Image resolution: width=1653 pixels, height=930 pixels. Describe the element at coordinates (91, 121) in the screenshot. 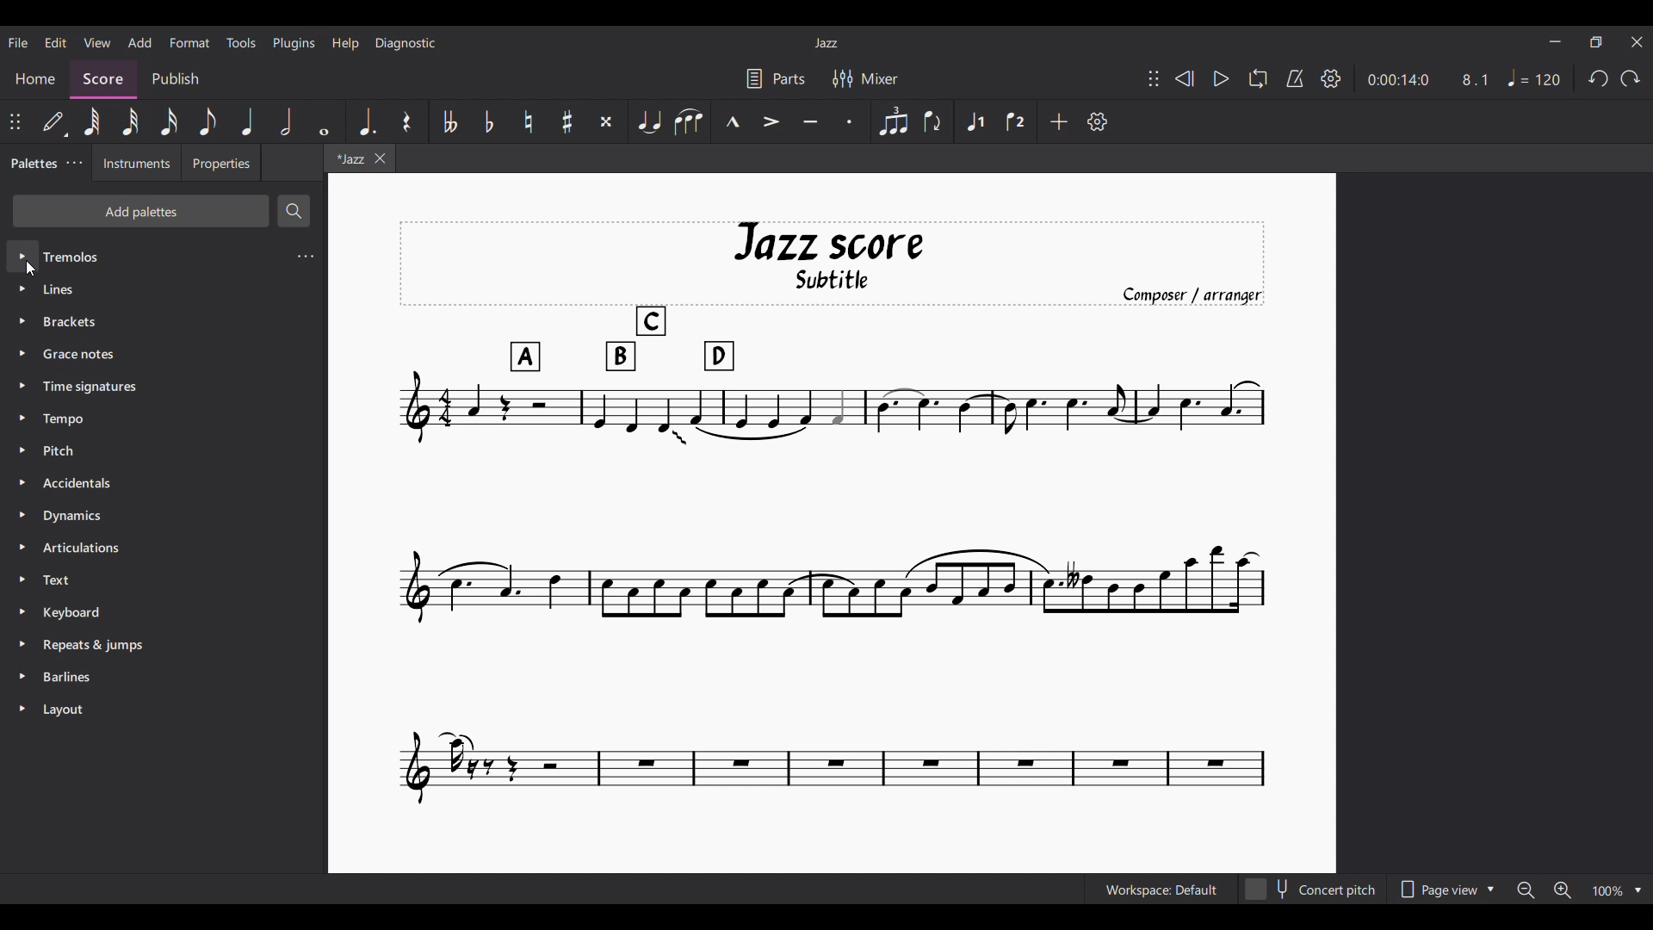

I see `64th note` at that location.